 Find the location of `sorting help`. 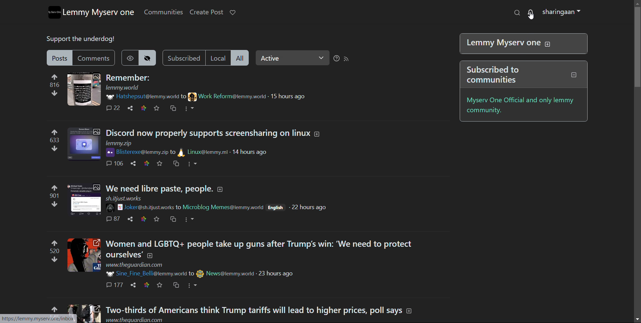

sorting help is located at coordinates (336, 58).